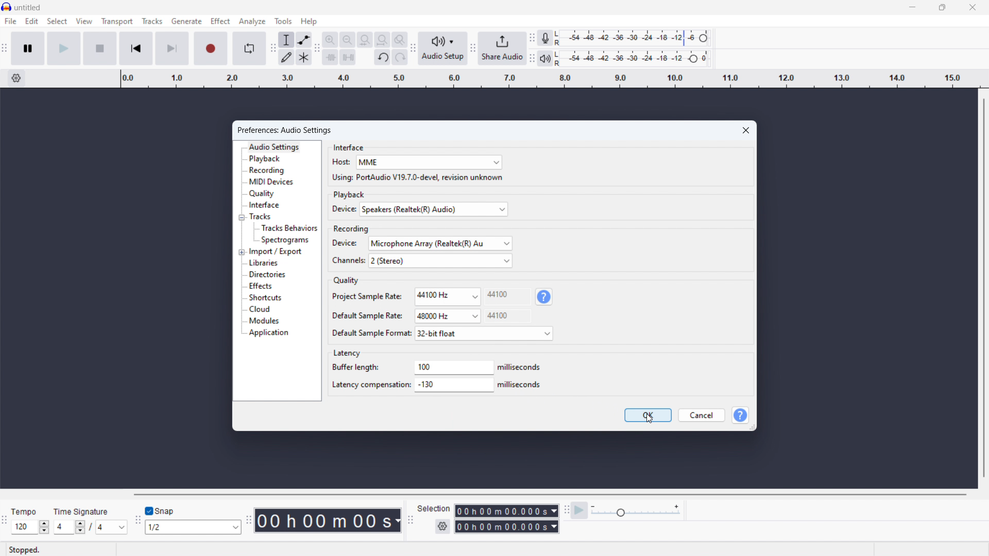 This screenshot has height=556, width=989. I want to click on timestamp, so click(330, 520).